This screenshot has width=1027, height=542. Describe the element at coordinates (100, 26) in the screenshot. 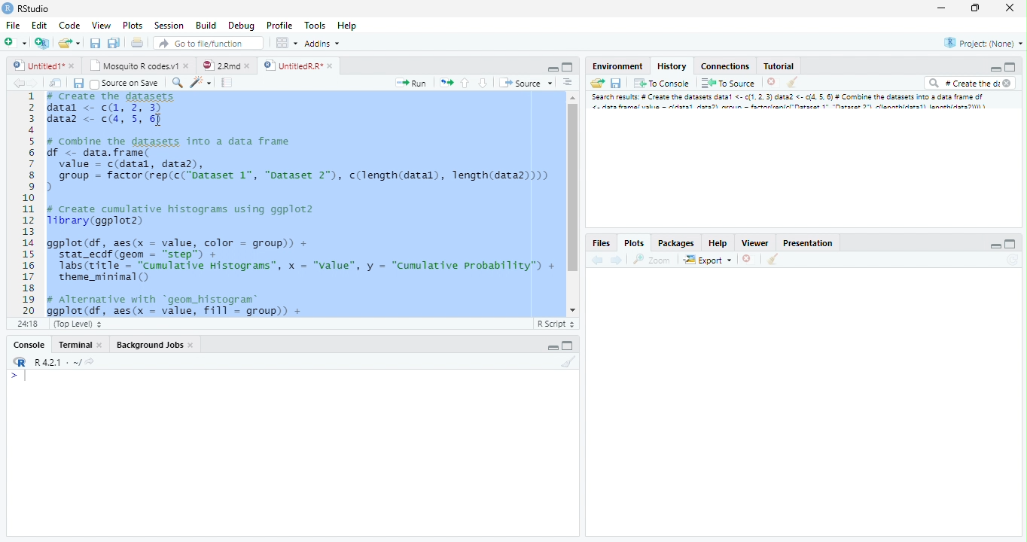

I see `View` at that location.